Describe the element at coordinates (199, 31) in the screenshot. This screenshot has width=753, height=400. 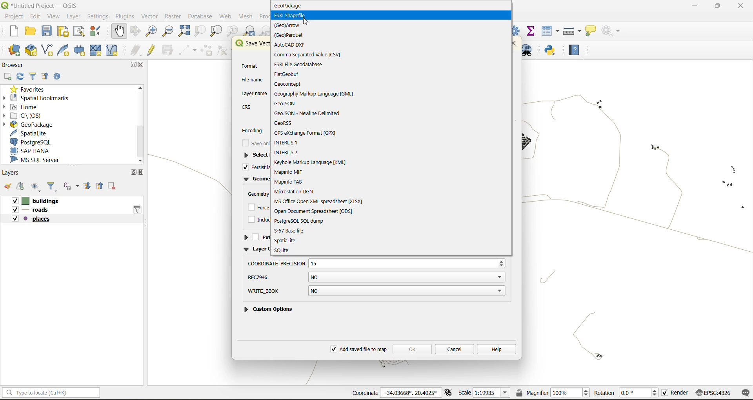
I see `zoom selection` at that location.